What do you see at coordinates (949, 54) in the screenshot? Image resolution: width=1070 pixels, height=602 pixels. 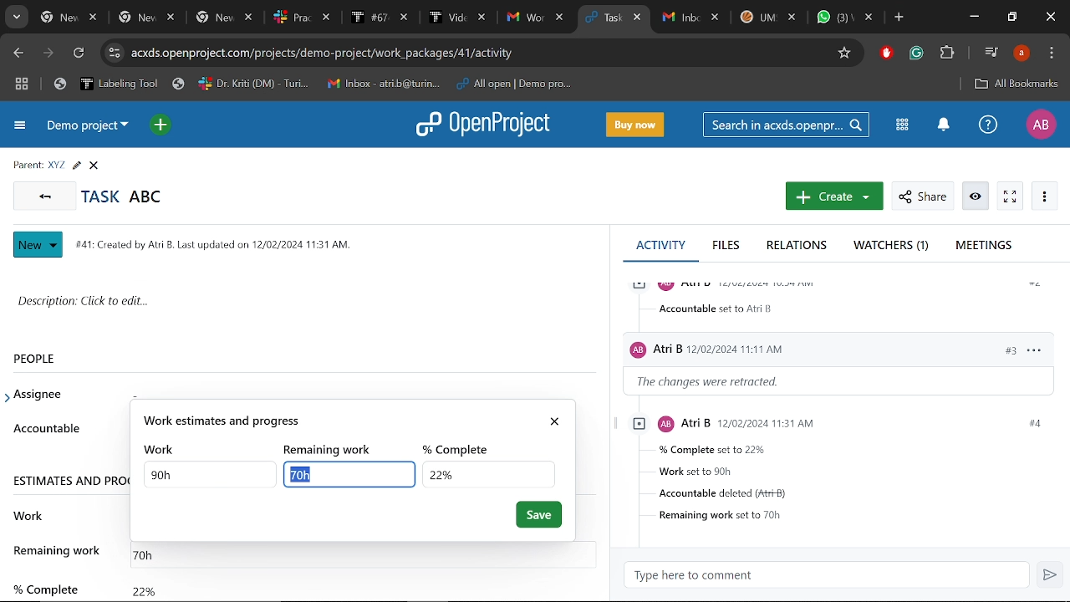 I see `Extensions` at bounding box center [949, 54].